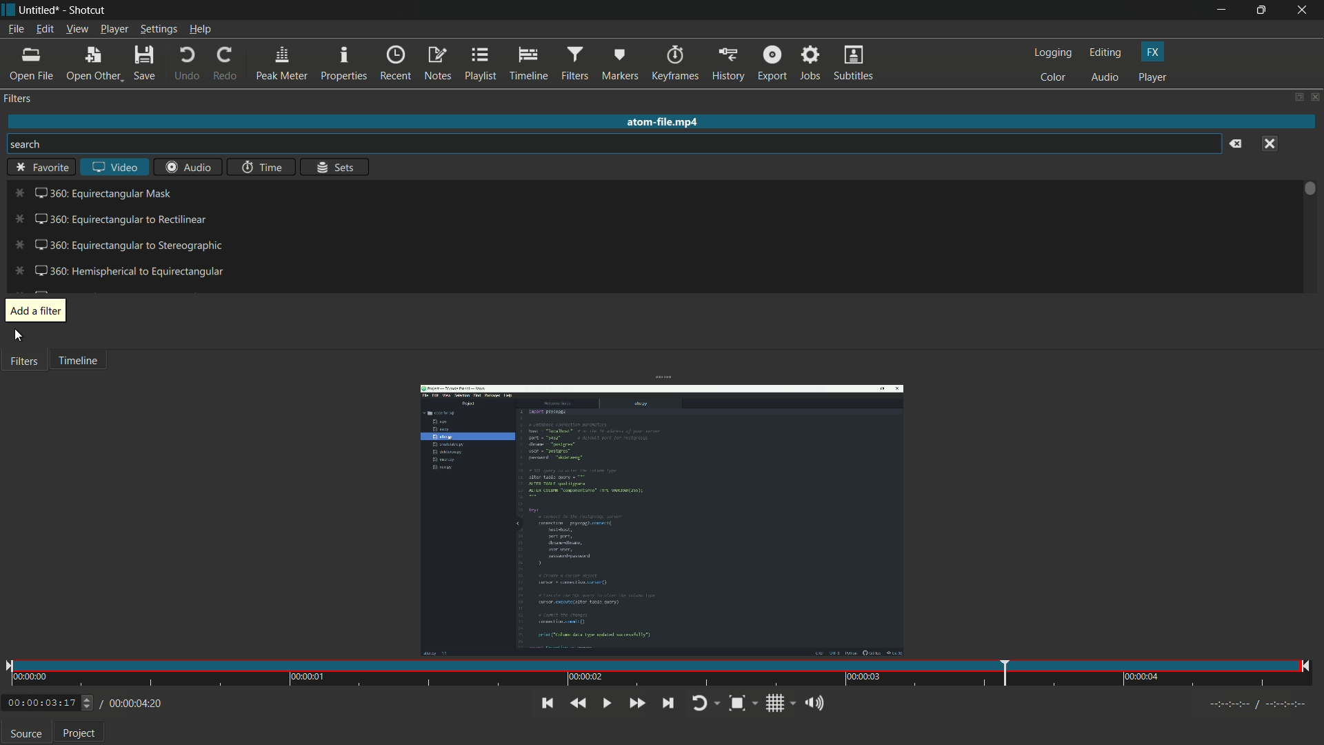 The image size is (1324, 745). Describe the element at coordinates (1294, 96) in the screenshot. I see `change layout` at that location.